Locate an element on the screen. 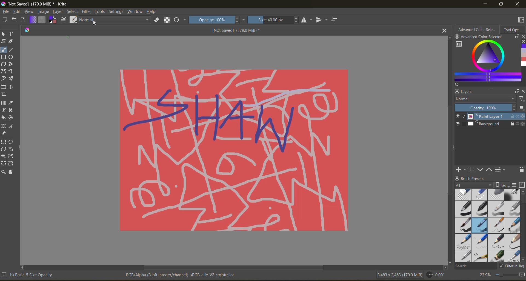 Image resolution: width=526 pixels, height=281 pixels. Size: 40.00 px is located at coordinates (274, 20).